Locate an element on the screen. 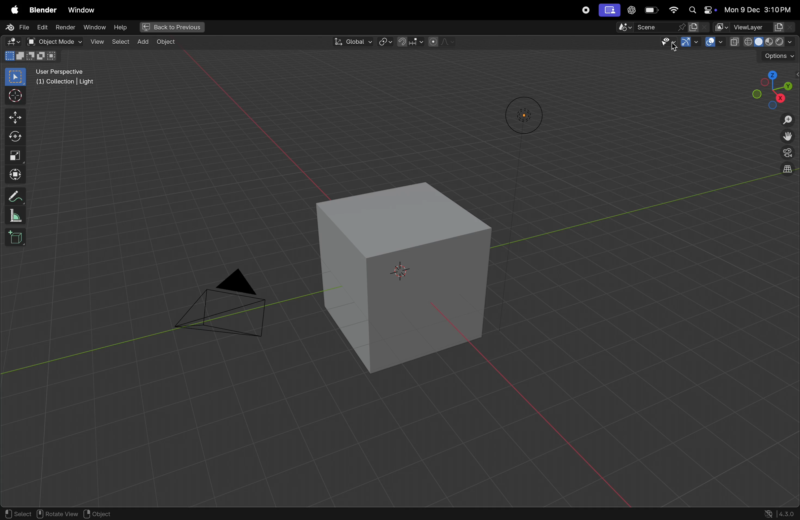 The image size is (800, 520). camera is located at coordinates (222, 307).